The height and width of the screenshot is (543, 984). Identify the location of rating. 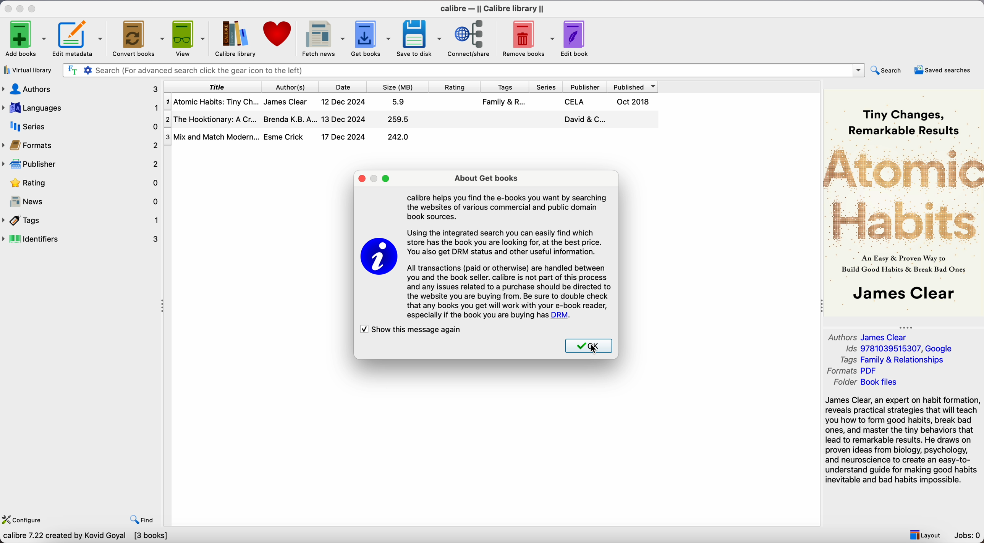
(83, 183).